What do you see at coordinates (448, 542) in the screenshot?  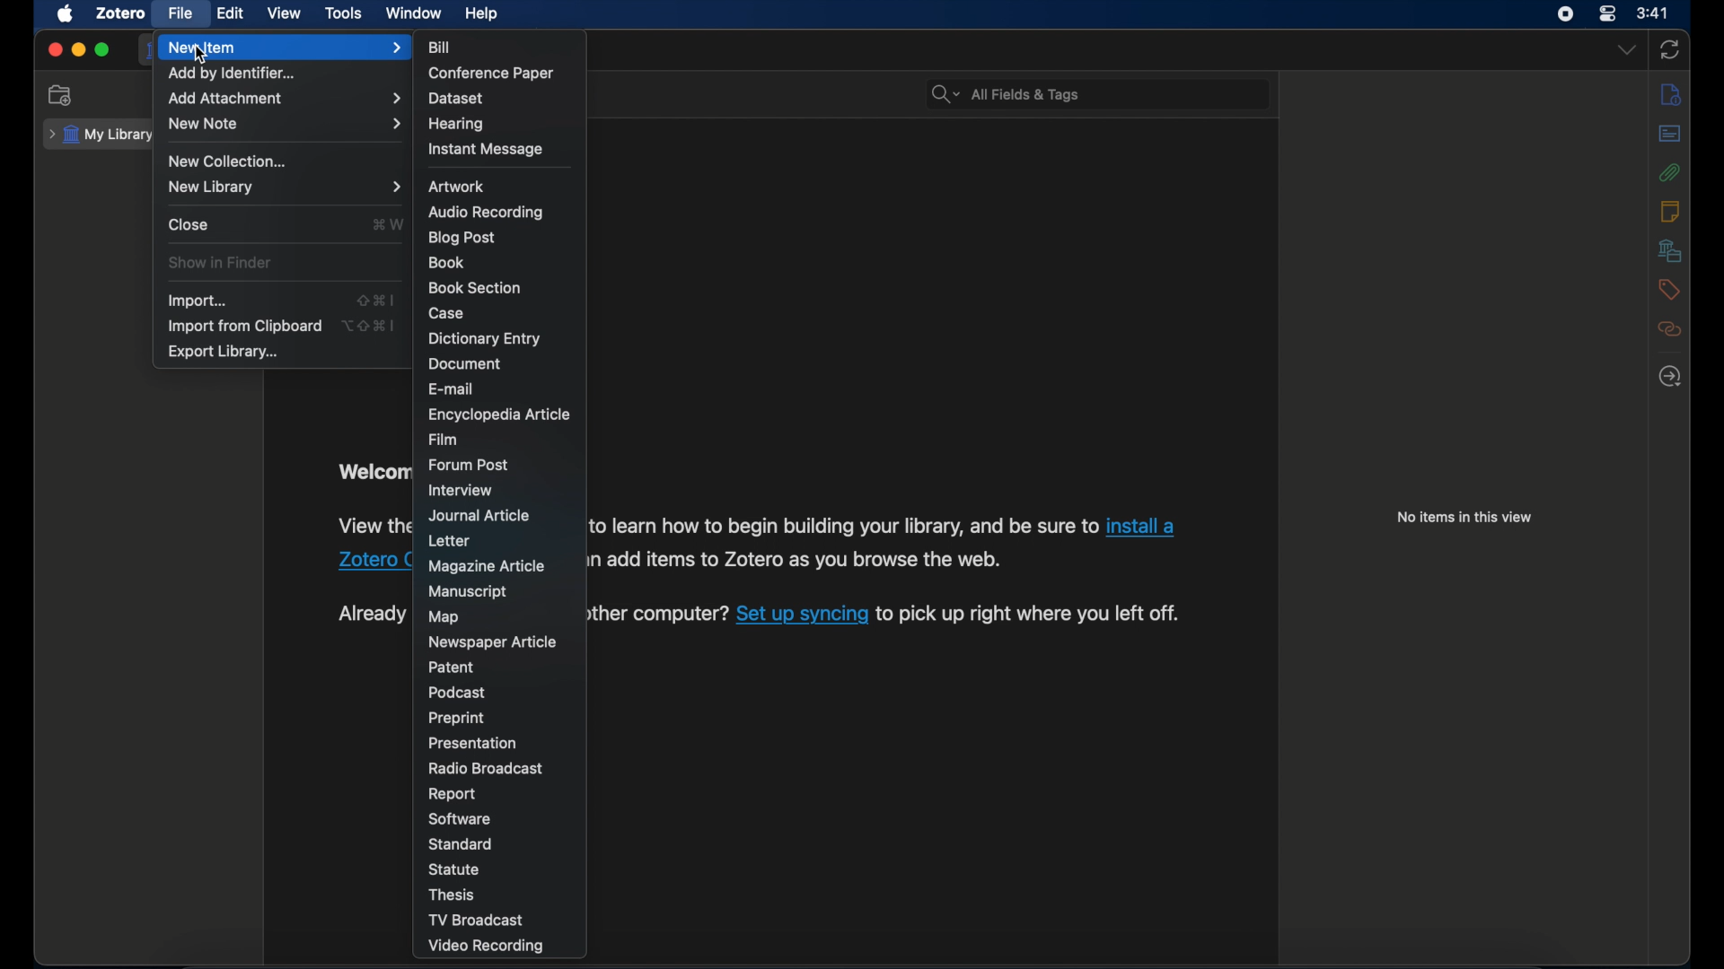 I see `letter` at bounding box center [448, 542].